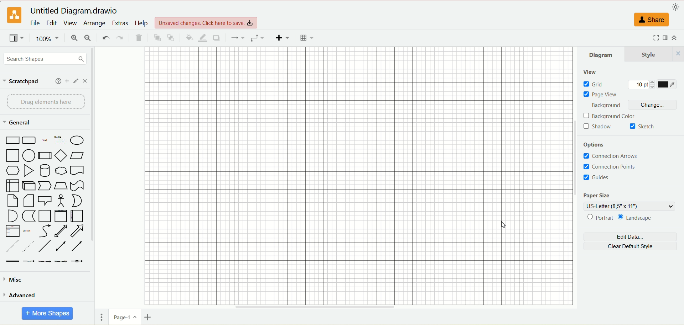 The image size is (684, 325). What do you see at coordinates (651, 20) in the screenshot?
I see `share` at bounding box center [651, 20].